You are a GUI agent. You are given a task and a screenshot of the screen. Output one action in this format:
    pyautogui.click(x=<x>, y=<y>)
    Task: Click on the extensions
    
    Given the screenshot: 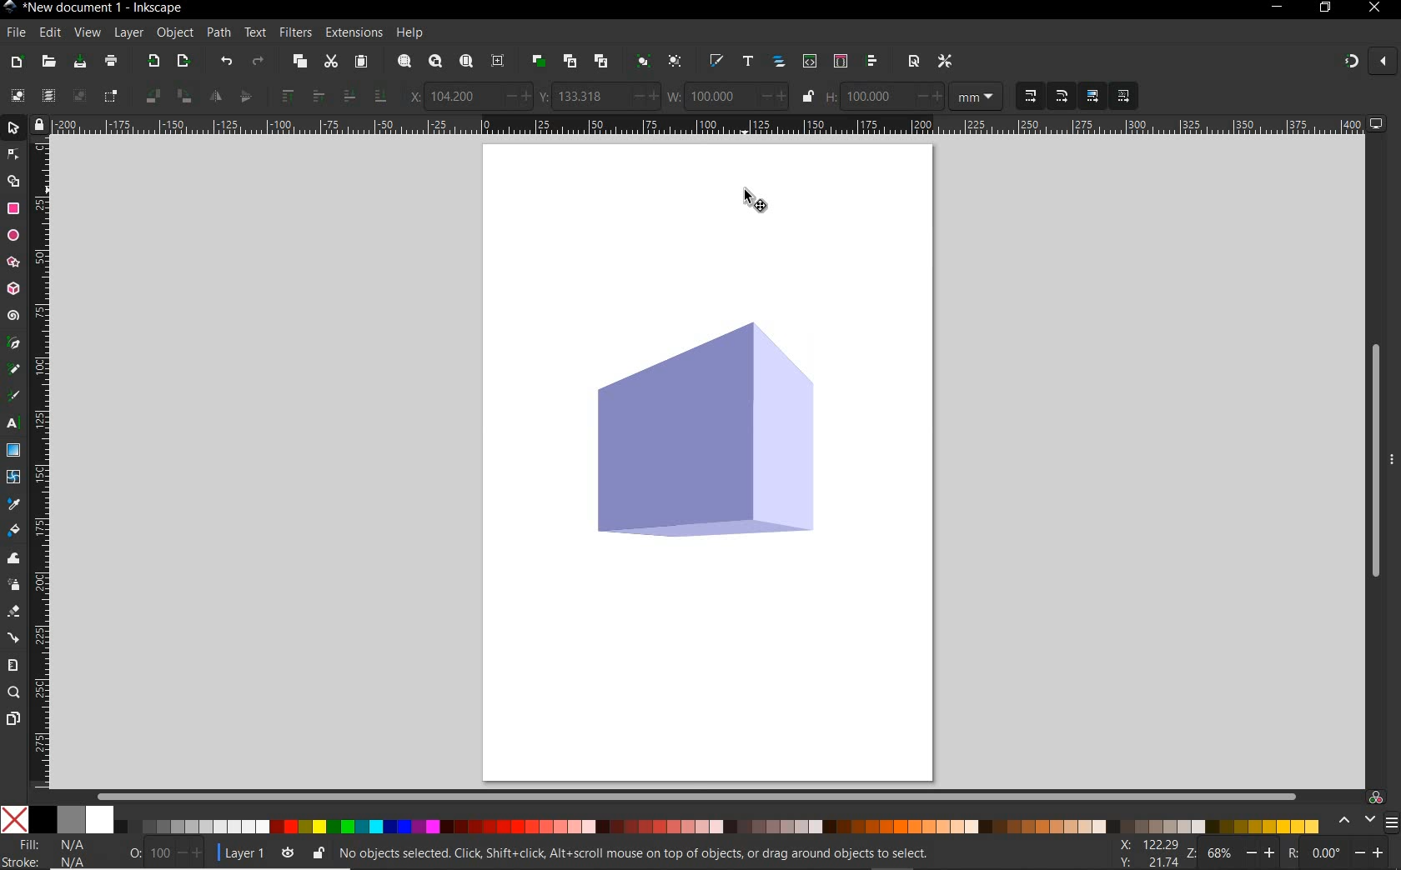 What is the action you would take?
    pyautogui.click(x=352, y=33)
    